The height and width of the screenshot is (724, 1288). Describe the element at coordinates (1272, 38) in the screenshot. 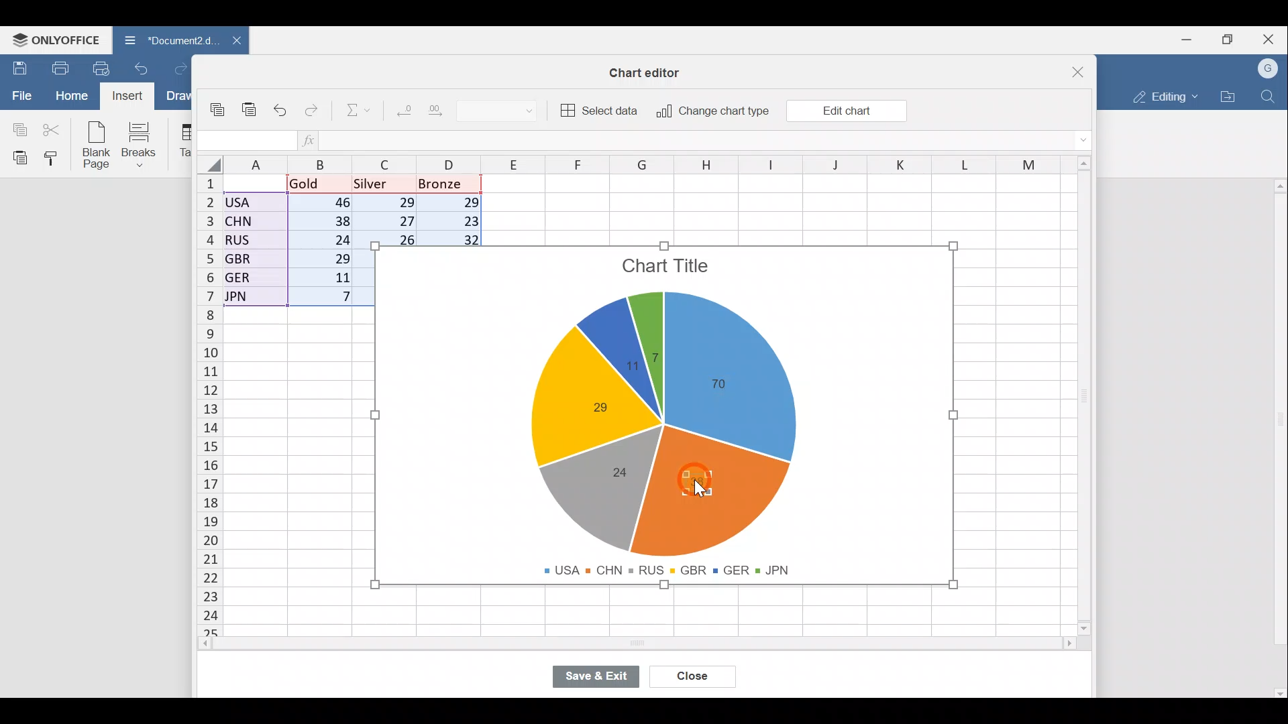

I see `Close` at that location.